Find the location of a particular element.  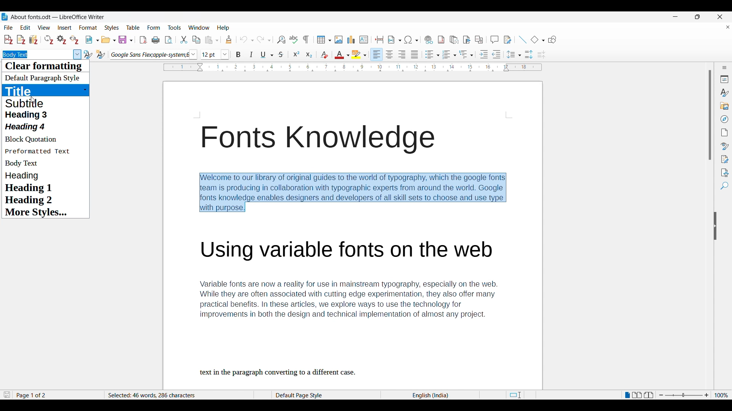

Justified alignment is located at coordinates (414, 54).